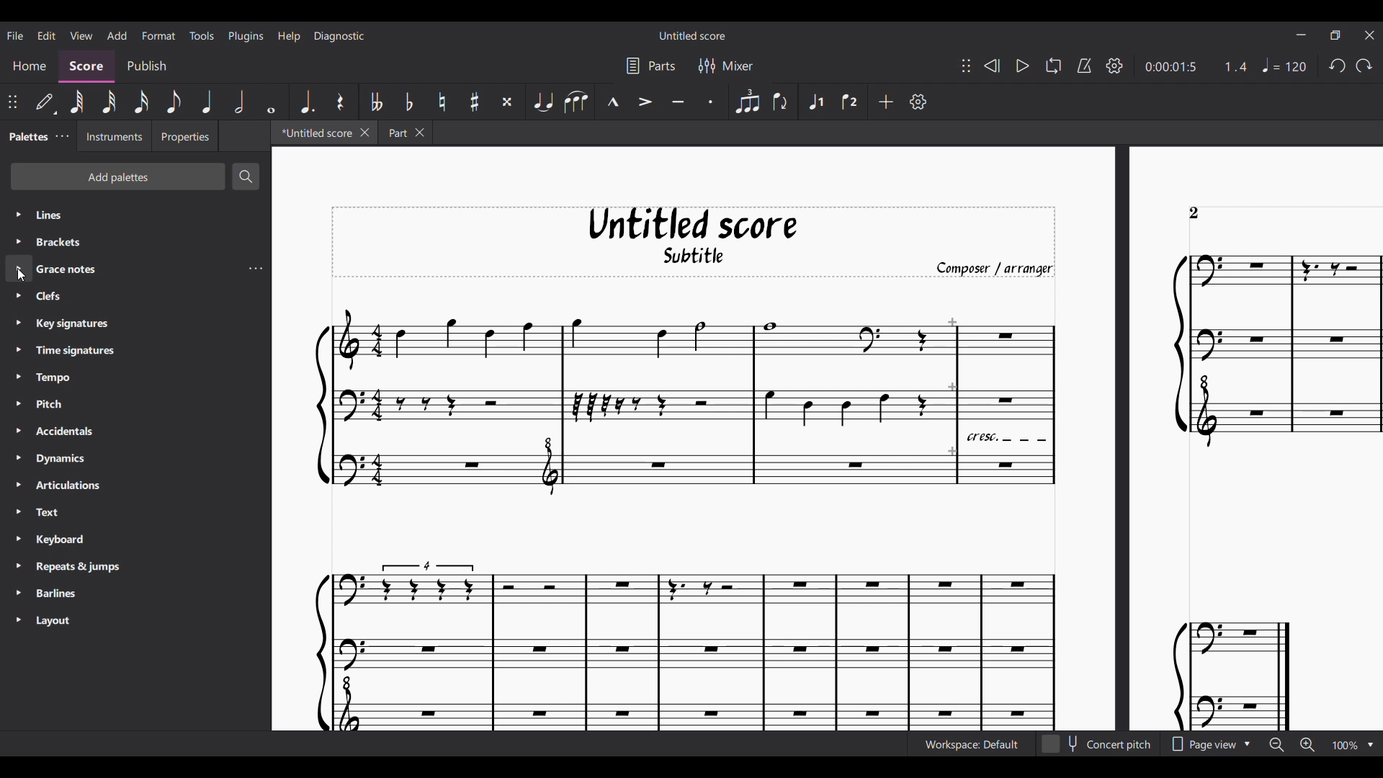  What do you see at coordinates (1364, 66) in the screenshot?
I see `Redo` at bounding box center [1364, 66].